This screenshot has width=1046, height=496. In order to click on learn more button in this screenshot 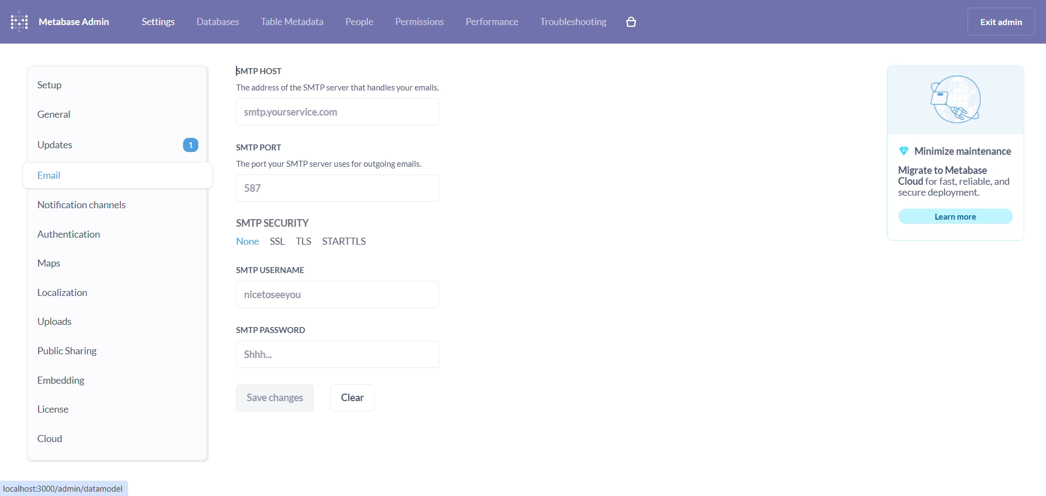, I will do `click(947, 217)`.